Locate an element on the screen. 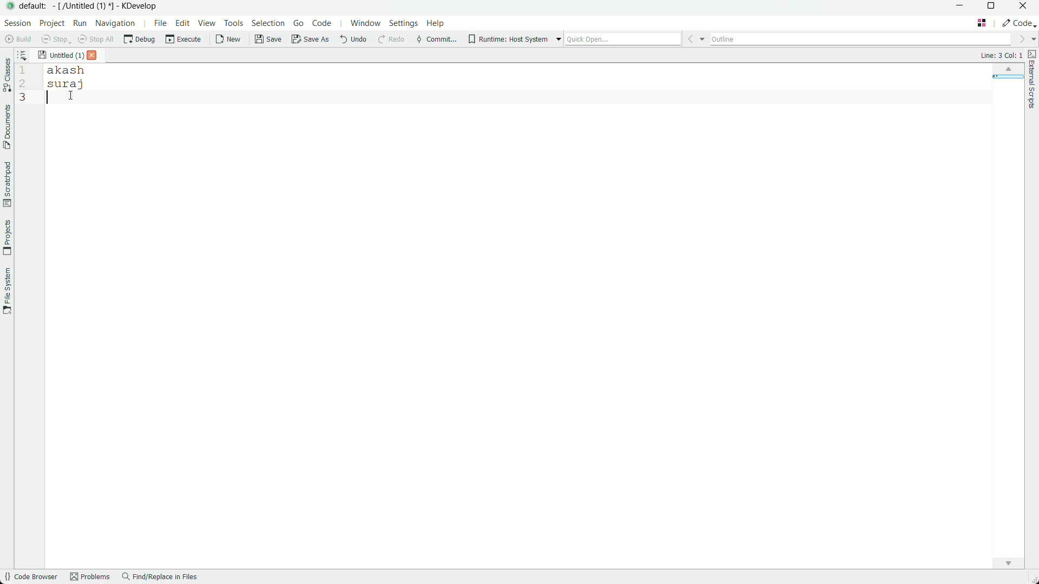  problems is located at coordinates (89, 578).